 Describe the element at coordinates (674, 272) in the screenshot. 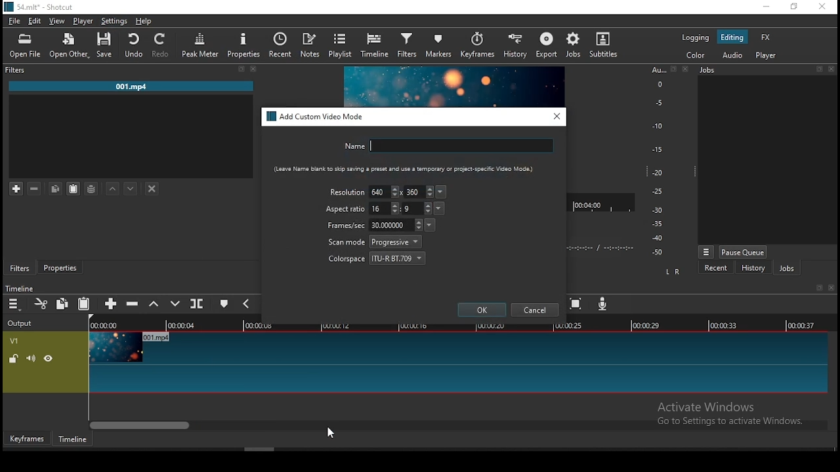

I see `L R` at that location.